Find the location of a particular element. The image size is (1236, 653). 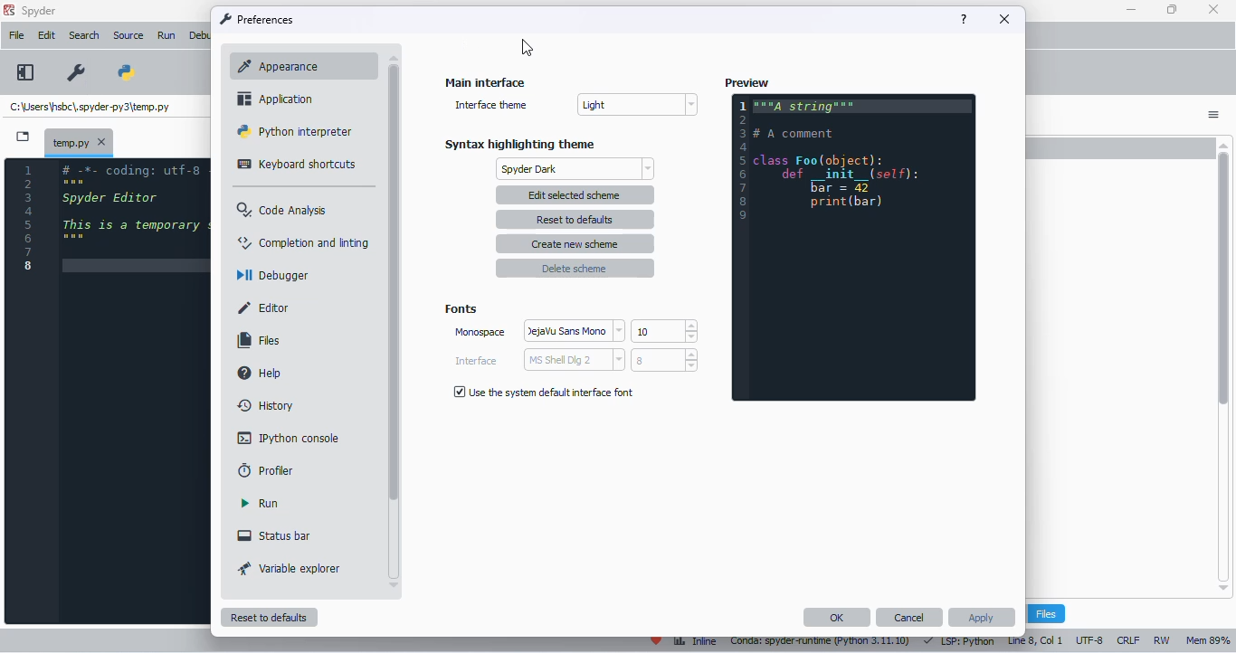

OK is located at coordinates (838, 618).